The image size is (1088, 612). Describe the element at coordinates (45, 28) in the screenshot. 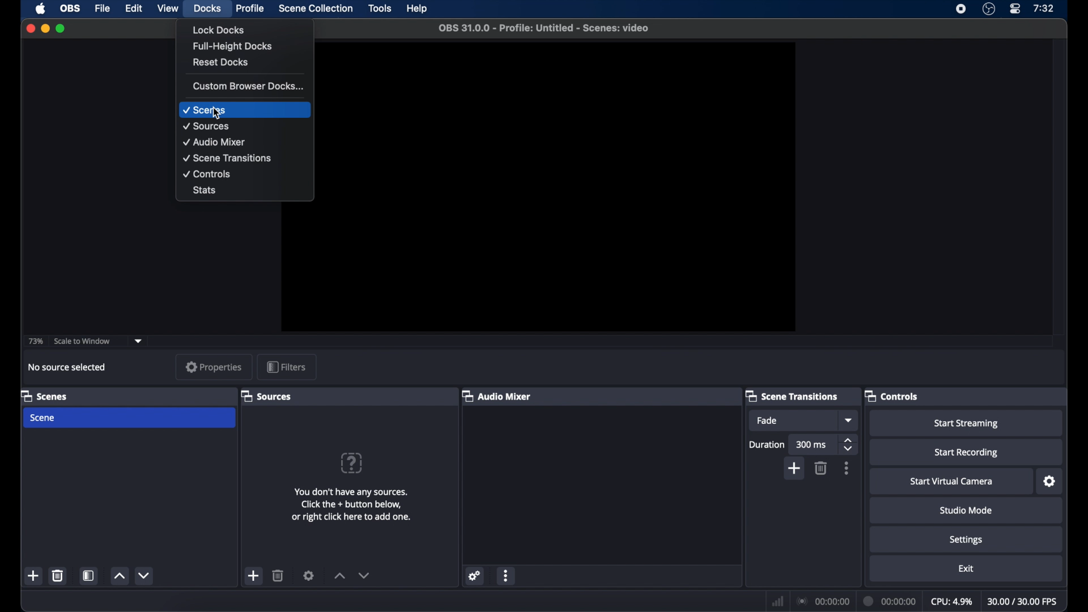

I see `minimize` at that location.